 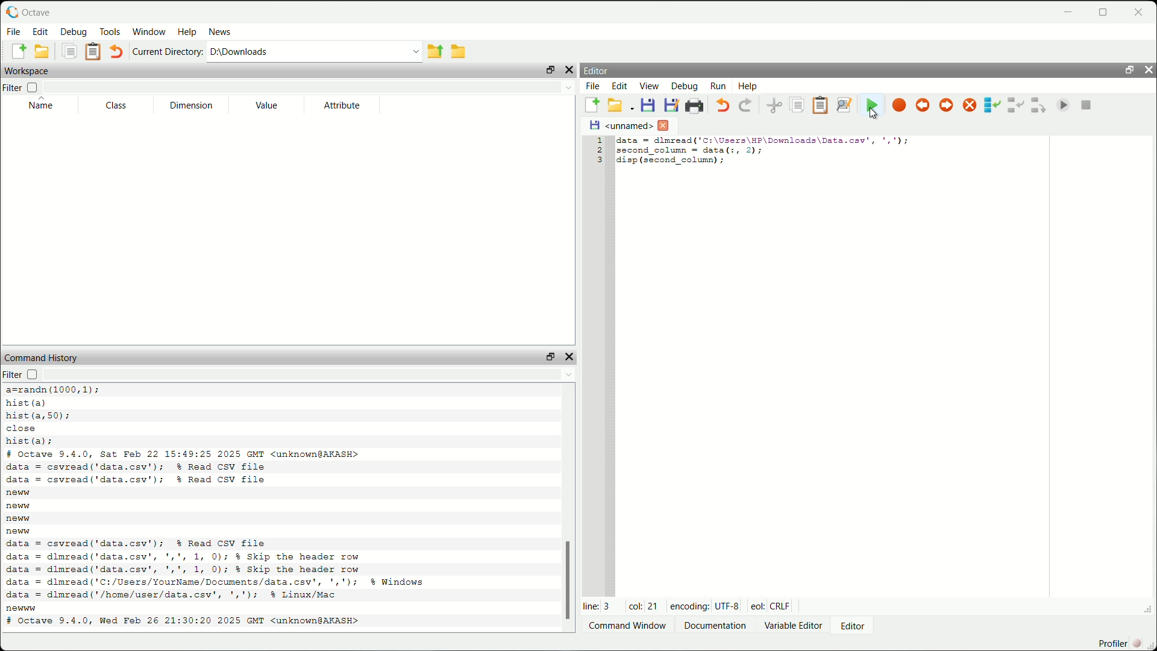 What do you see at coordinates (665, 127) in the screenshot?
I see `close` at bounding box center [665, 127].